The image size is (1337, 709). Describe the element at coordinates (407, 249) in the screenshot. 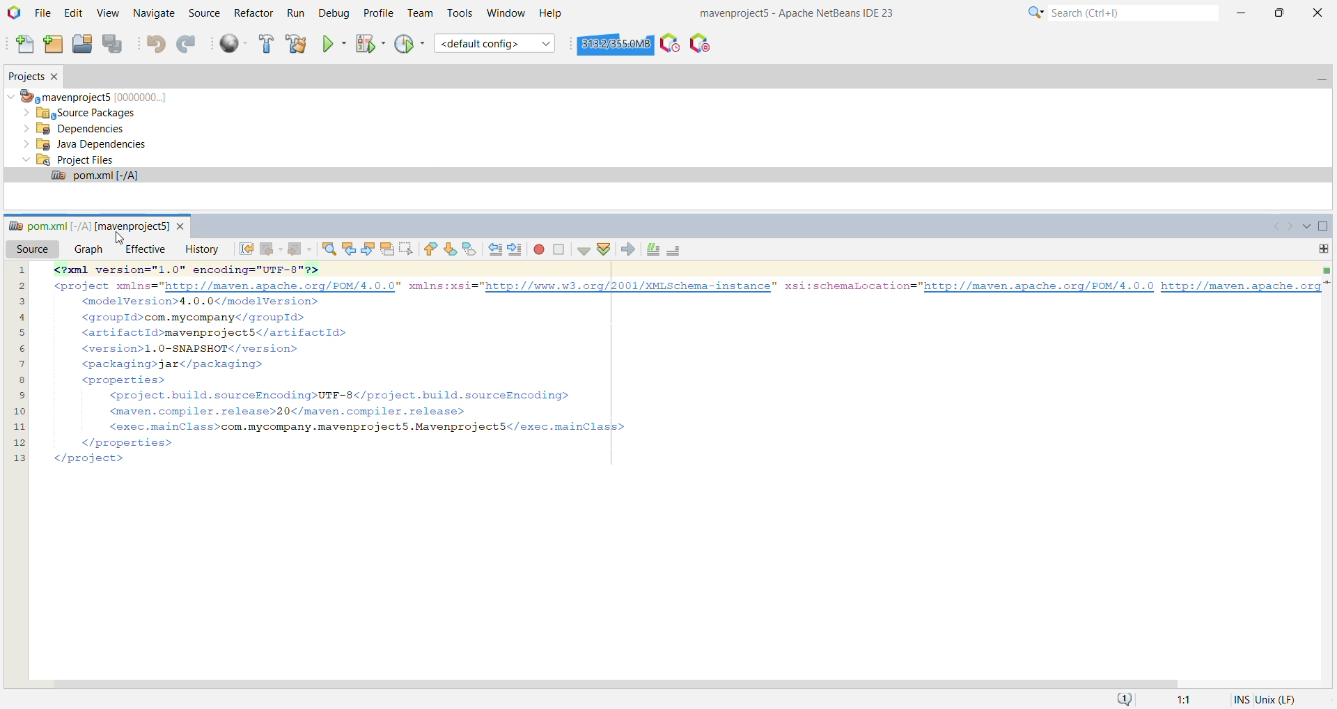

I see `Toggle Rectangular Selection` at that location.